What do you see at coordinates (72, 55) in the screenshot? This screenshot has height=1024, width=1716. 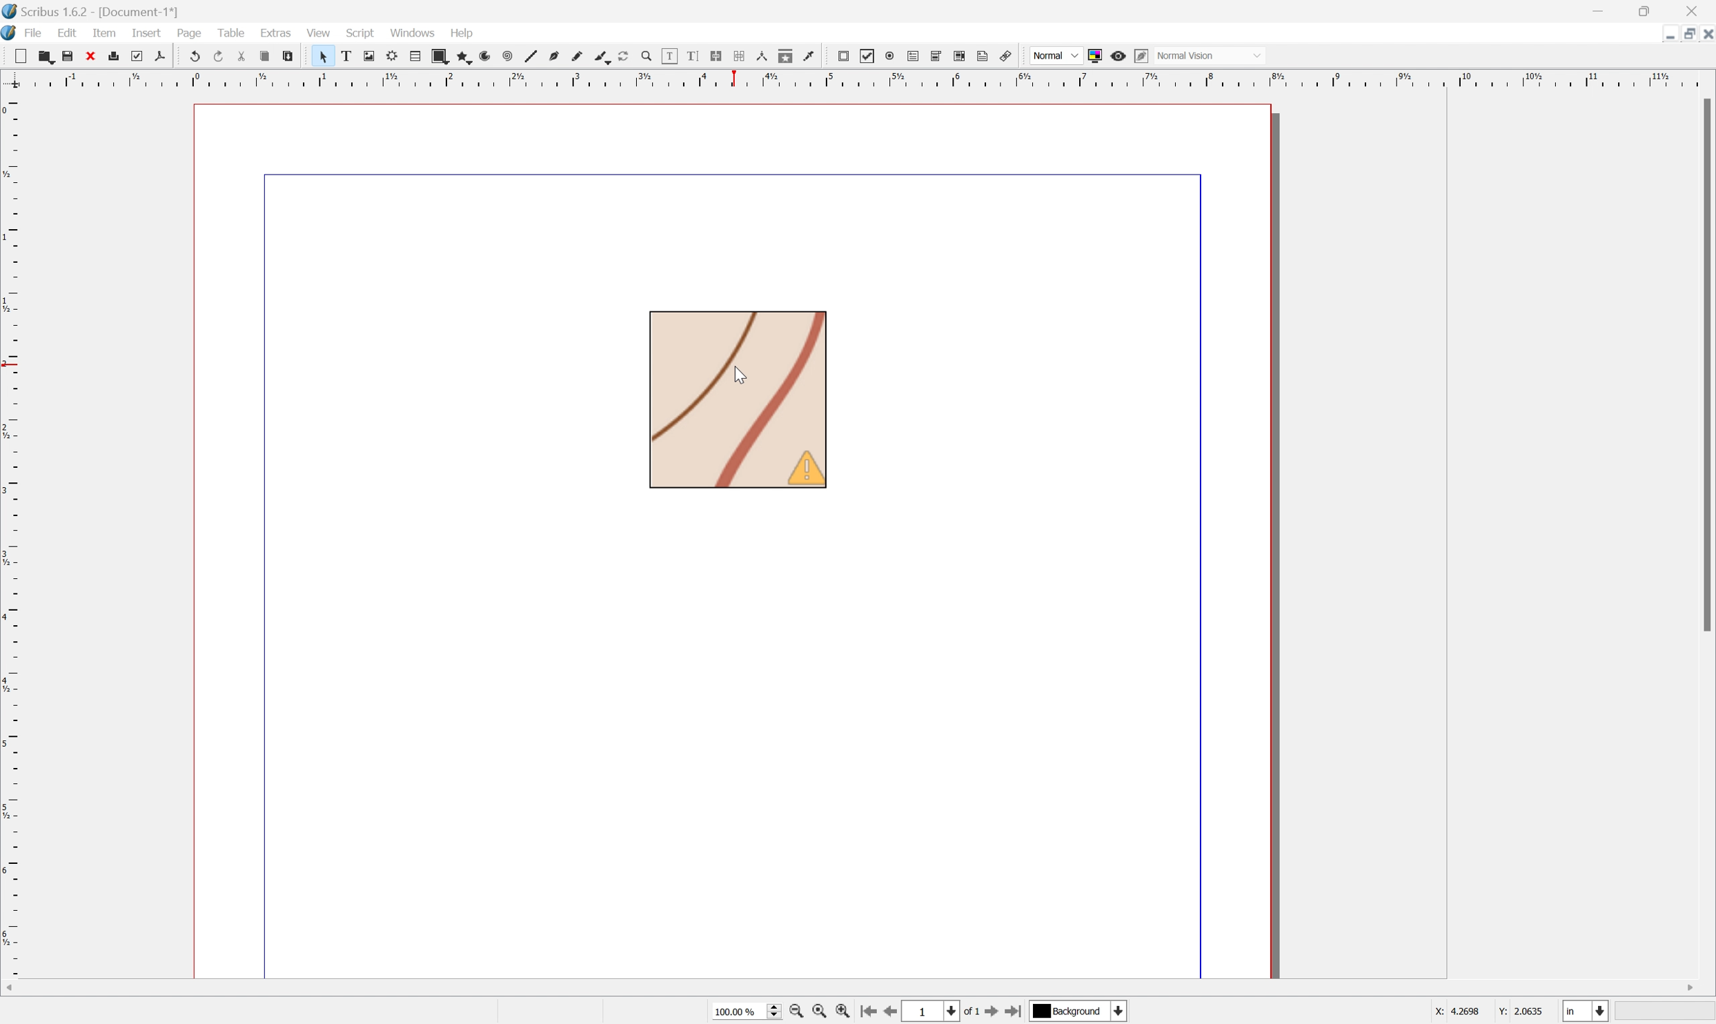 I see `Save` at bounding box center [72, 55].